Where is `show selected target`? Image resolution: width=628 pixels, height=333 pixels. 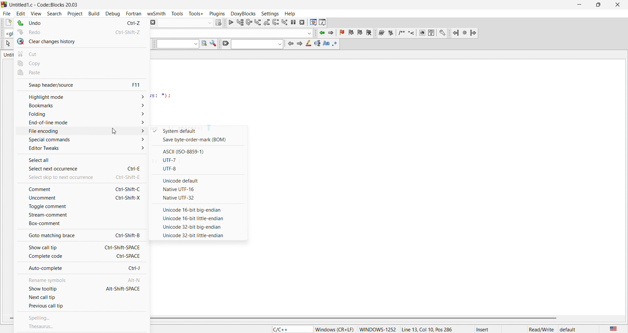 show selected target is located at coordinates (219, 23).